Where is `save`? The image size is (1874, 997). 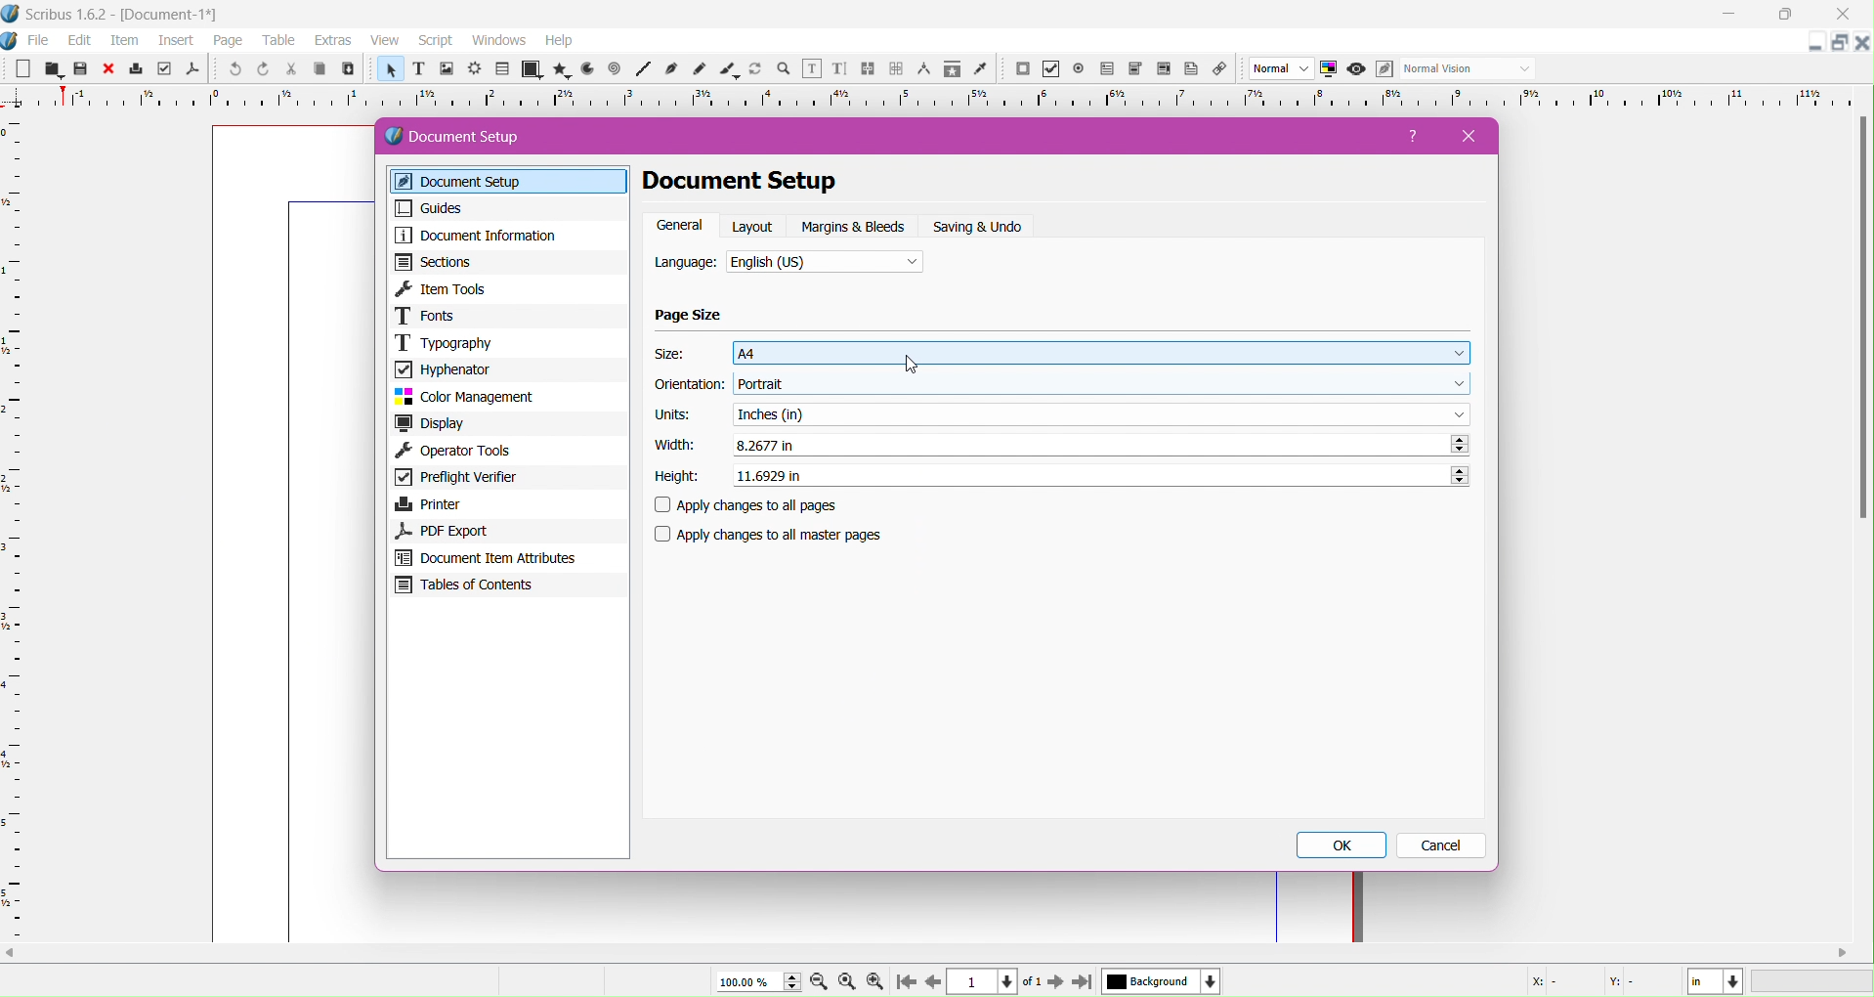
save is located at coordinates (80, 70).